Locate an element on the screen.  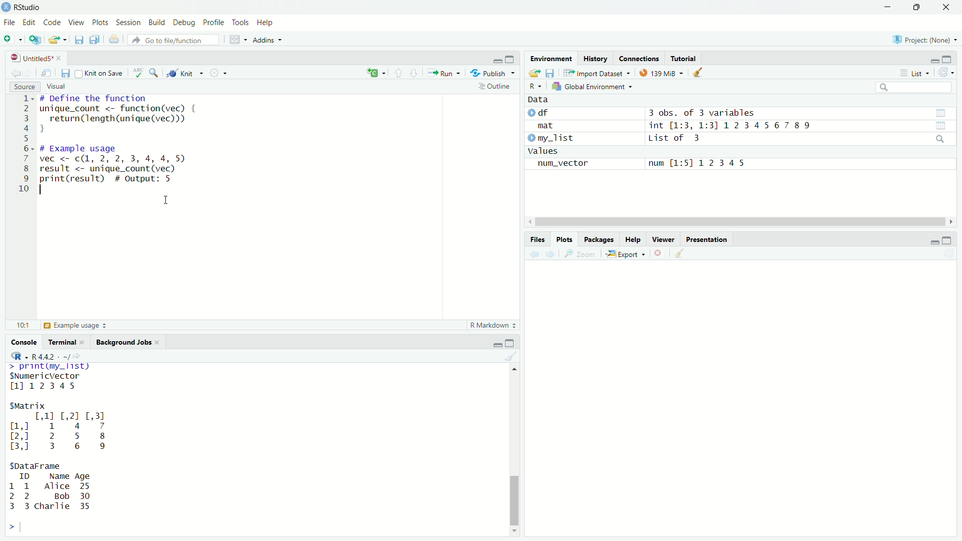
10:1 is located at coordinates (22, 326).